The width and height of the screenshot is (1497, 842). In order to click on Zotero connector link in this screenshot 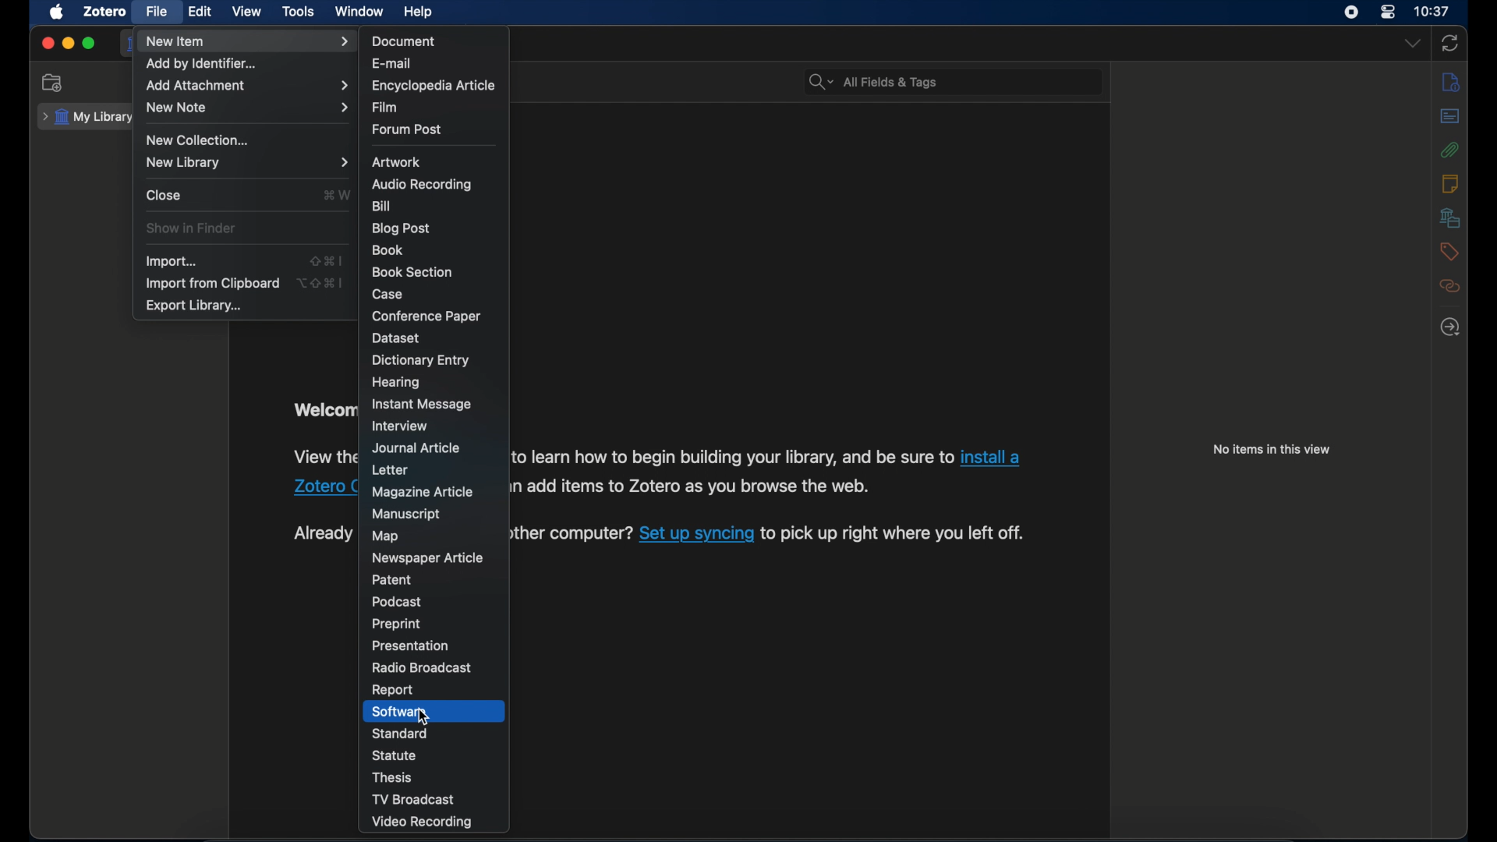, I will do `click(323, 488)`.